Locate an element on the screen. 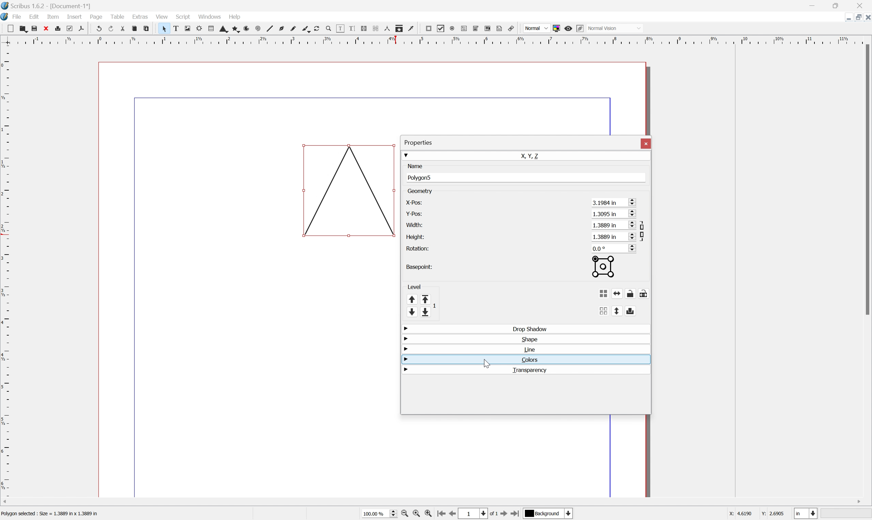 This screenshot has width=872, height=520. View is located at coordinates (163, 16).